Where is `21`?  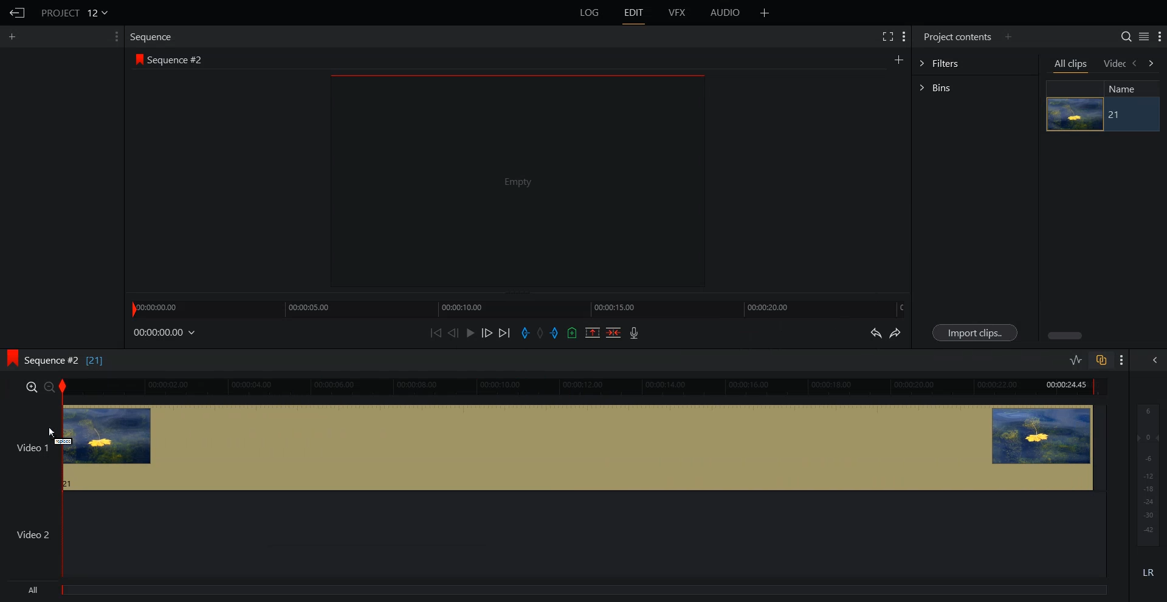 21 is located at coordinates (1130, 115).